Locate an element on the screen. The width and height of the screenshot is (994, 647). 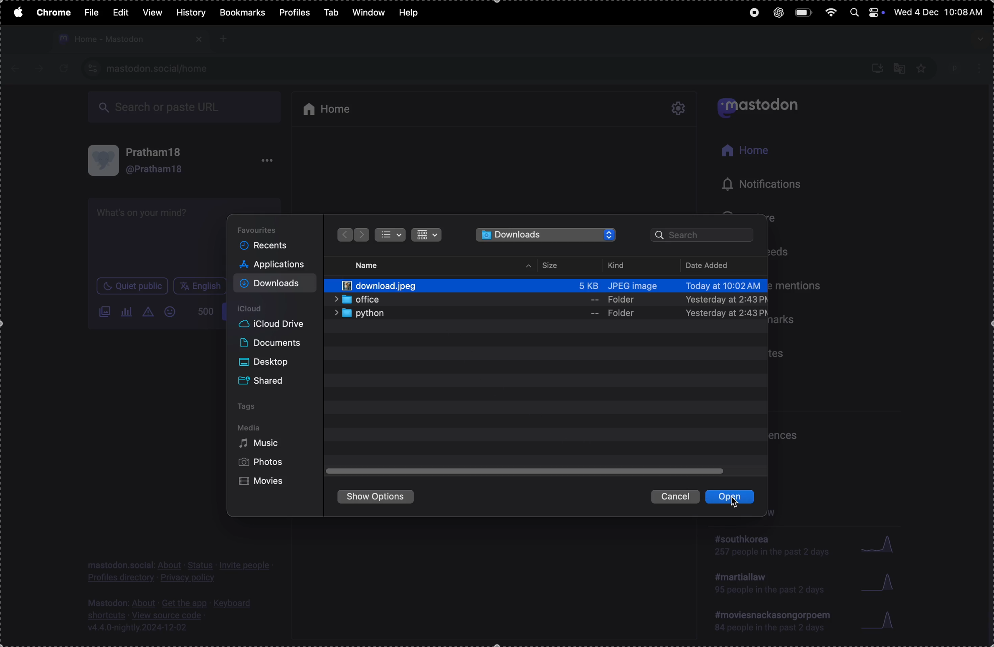
Graph is located at coordinates (879, 544).